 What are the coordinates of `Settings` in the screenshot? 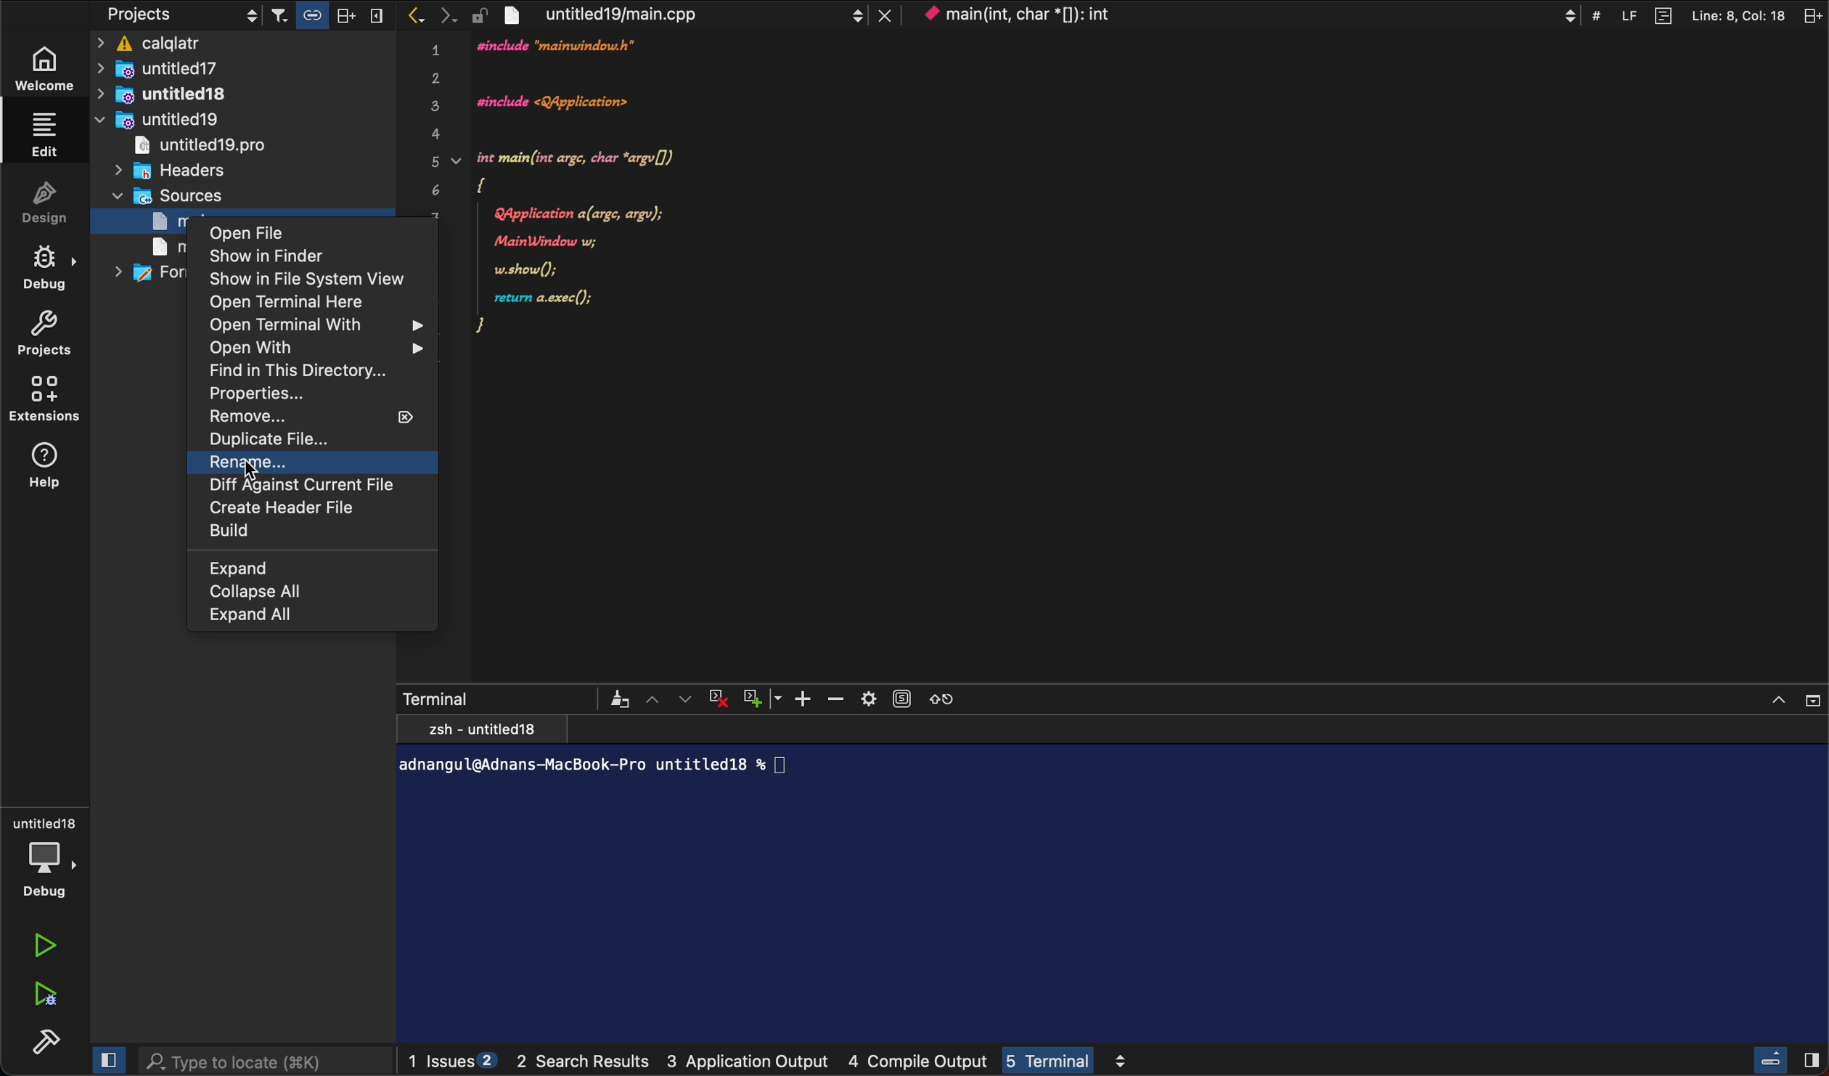 It's located at (868, 697).